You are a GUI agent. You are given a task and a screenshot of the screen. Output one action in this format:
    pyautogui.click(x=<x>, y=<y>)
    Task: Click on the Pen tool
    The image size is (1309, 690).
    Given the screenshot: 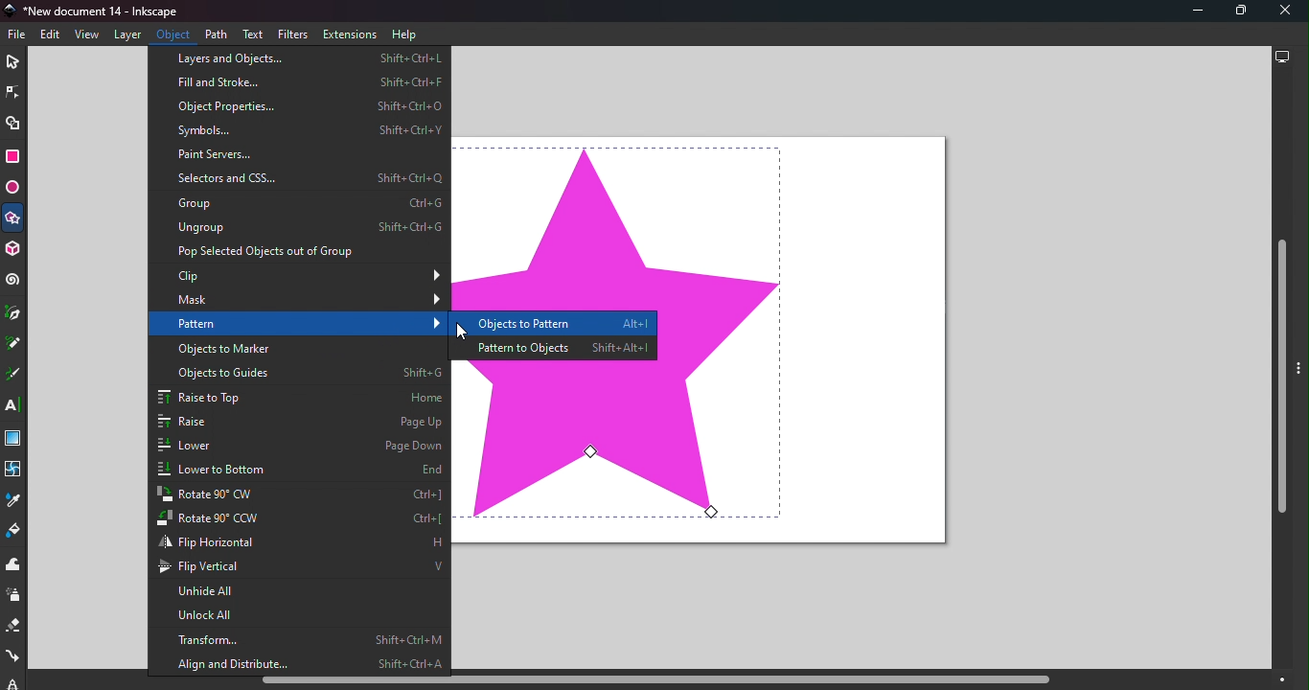 What is the action you would take?
    pyautogui.click(x=14, y=313)
    